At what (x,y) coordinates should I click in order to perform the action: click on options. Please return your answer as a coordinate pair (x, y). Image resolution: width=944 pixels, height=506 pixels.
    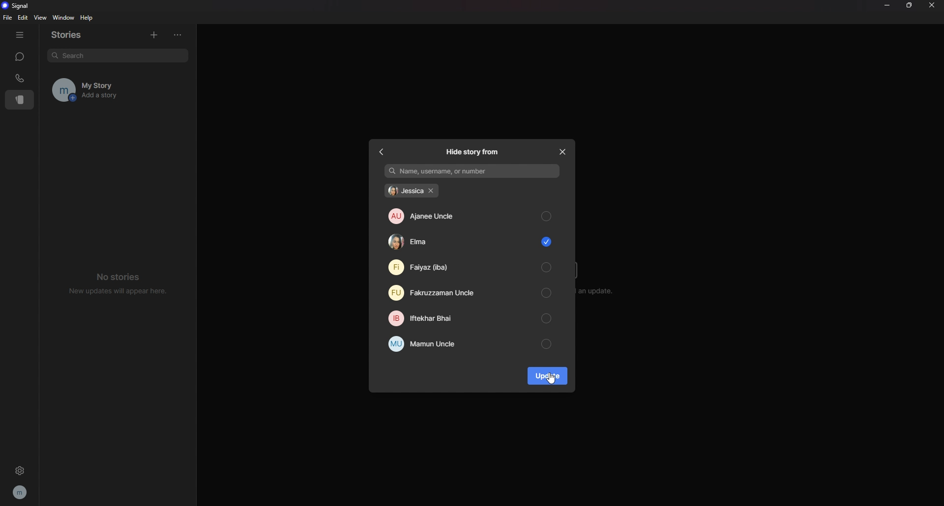
    Looking at the image, I should click on (180, 35).